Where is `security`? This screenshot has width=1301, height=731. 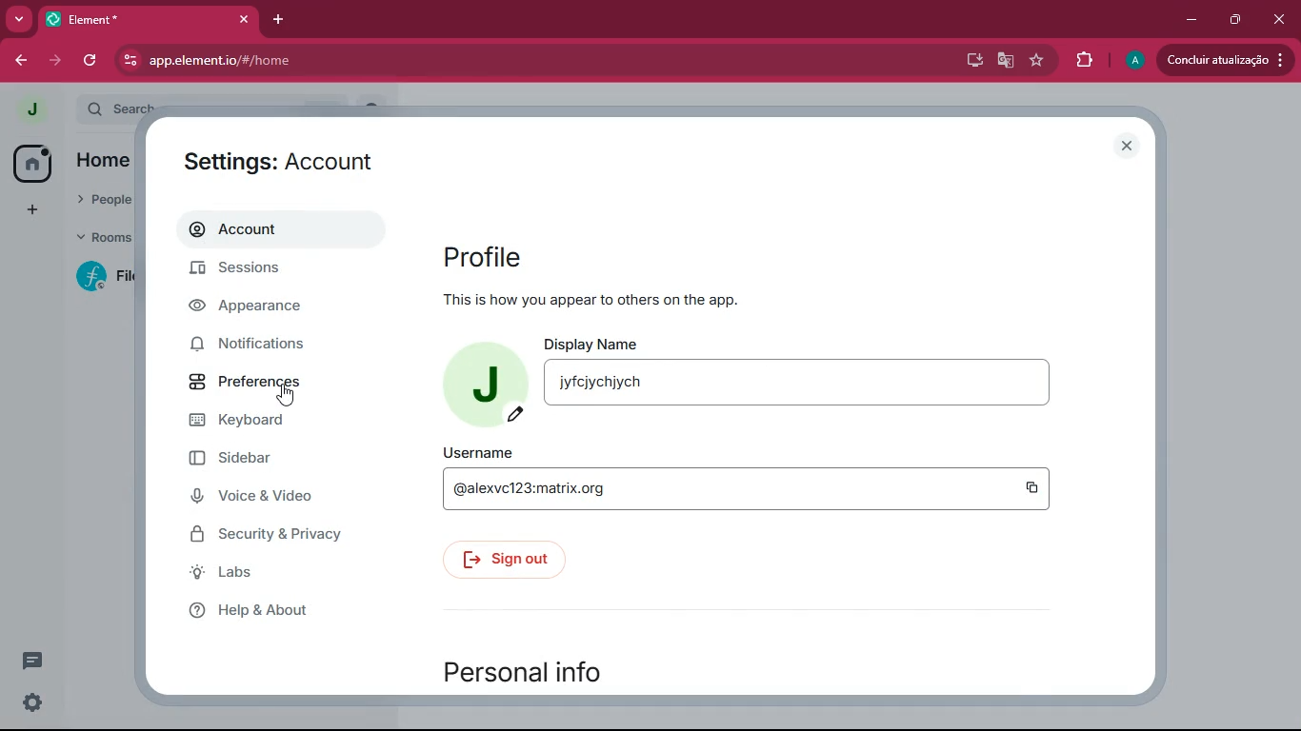
security is located at coordinates (278, 536).